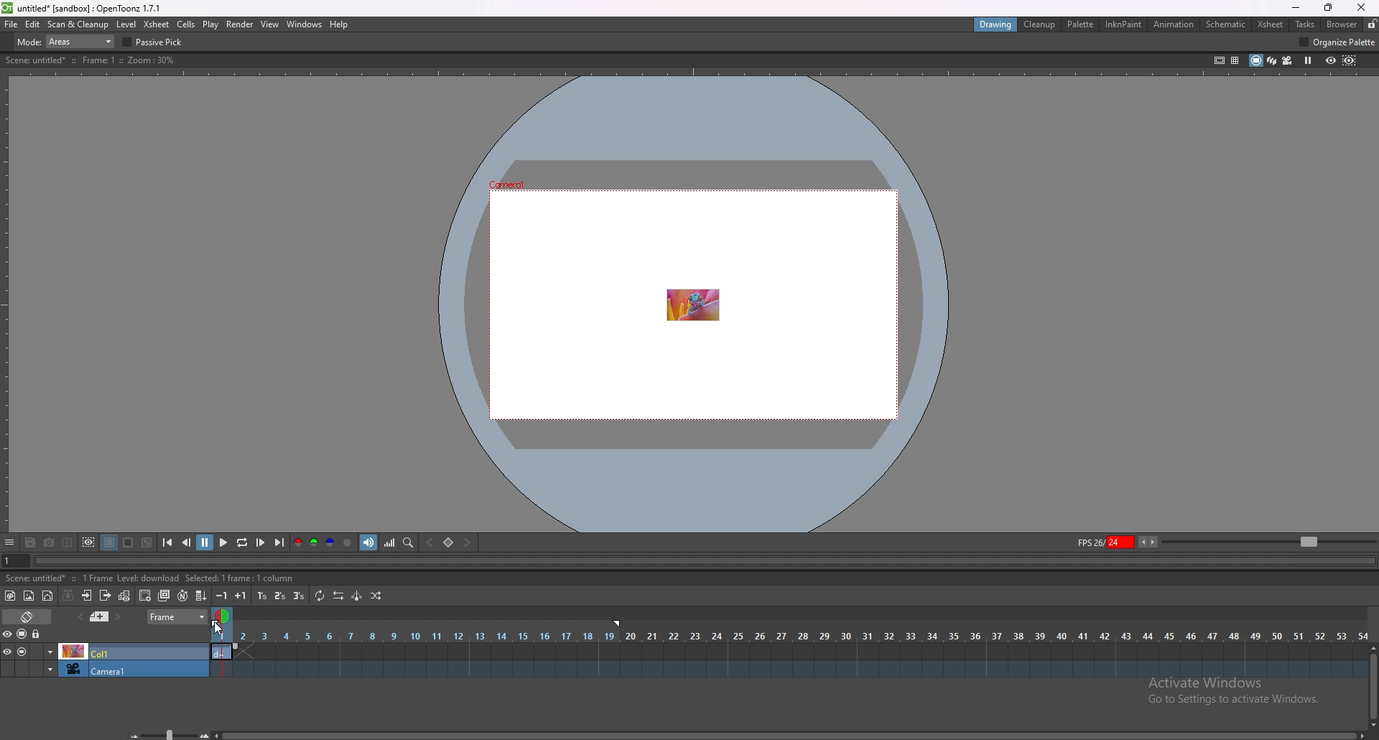  I want to click on minimize, so click(1296, 8).